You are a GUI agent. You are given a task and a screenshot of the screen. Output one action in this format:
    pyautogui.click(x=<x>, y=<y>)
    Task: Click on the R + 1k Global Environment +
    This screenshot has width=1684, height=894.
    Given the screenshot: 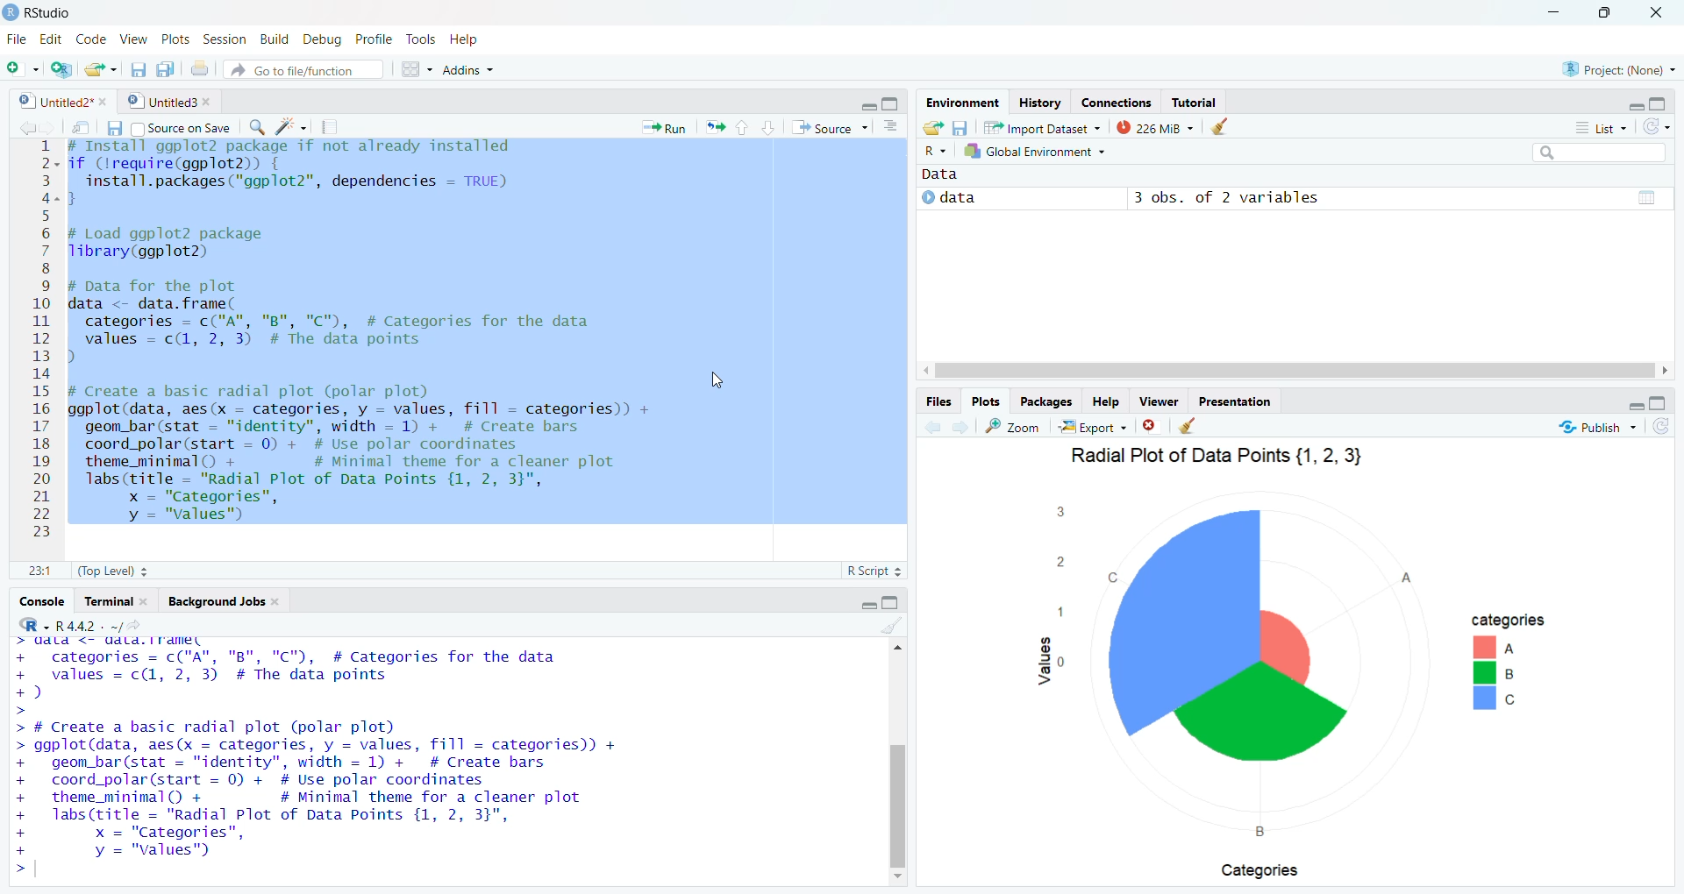 What is the action you would take?
    pyautogui.click(x=1046, y=153)
    